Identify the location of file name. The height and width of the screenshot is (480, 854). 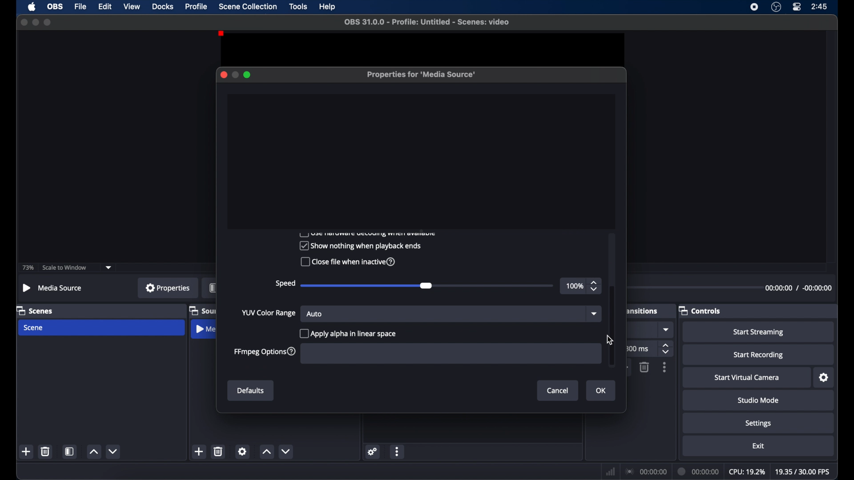
(427, 22).